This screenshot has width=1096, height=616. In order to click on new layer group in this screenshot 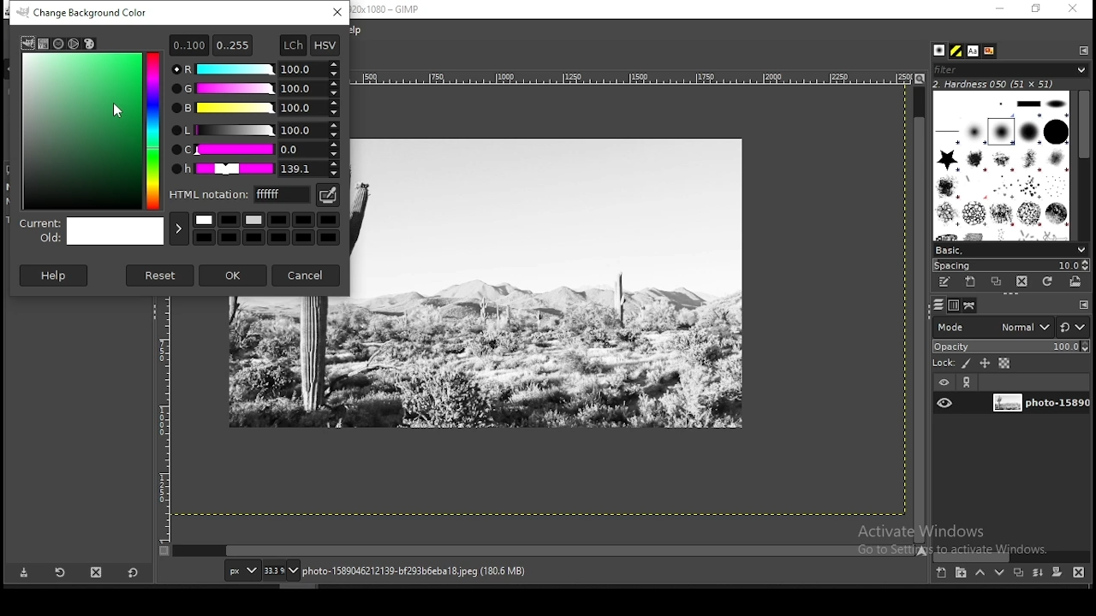, I will do `click(960, 573)`.